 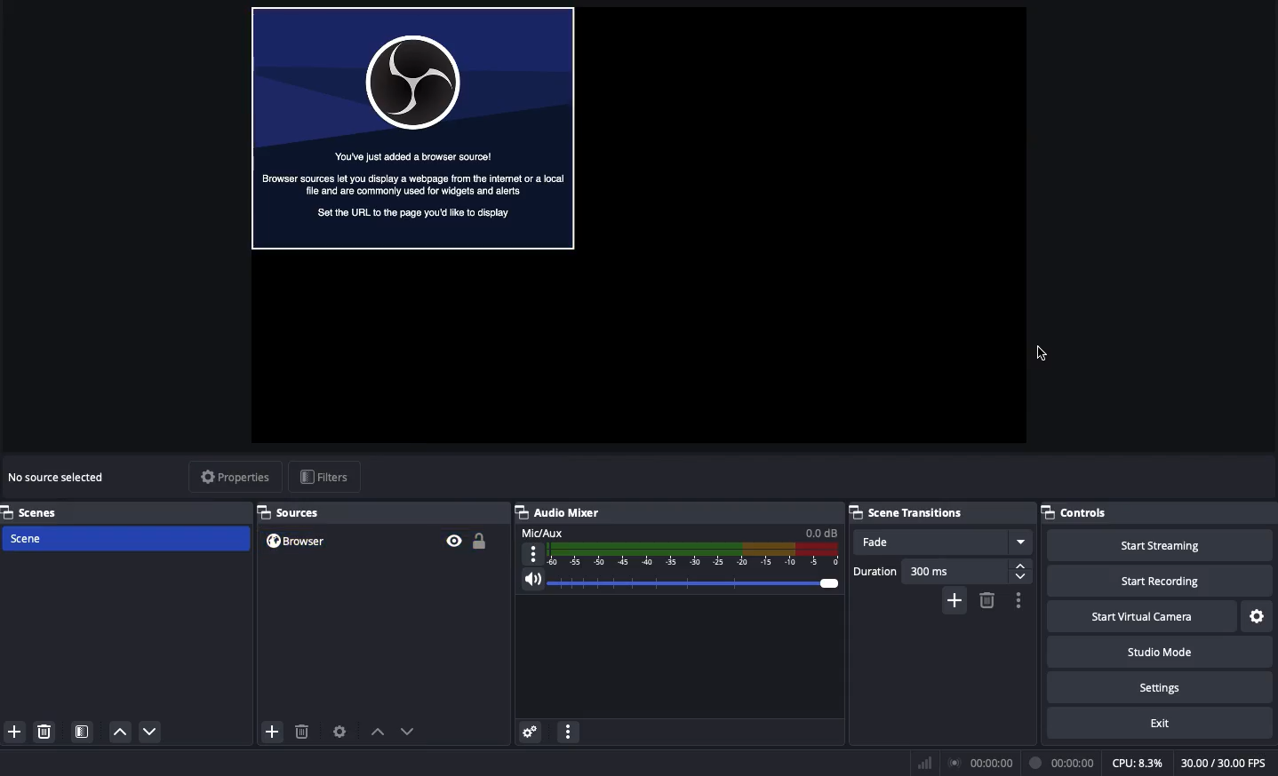 I want to click on Scene transitions, so click(x=907, y=513).